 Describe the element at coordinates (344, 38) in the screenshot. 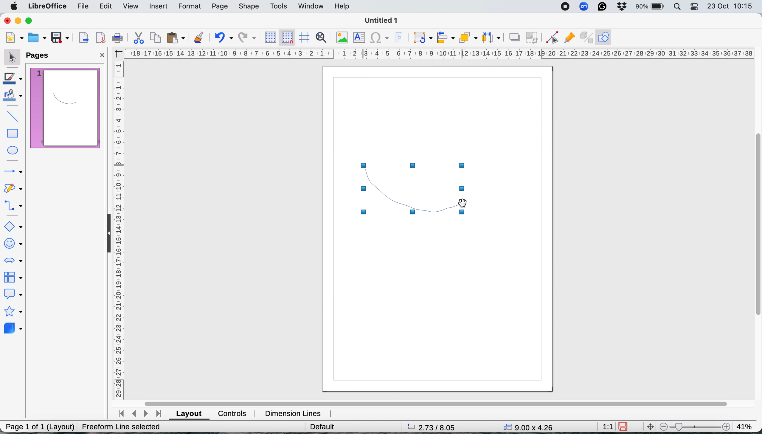

I see `insert image` at that location.